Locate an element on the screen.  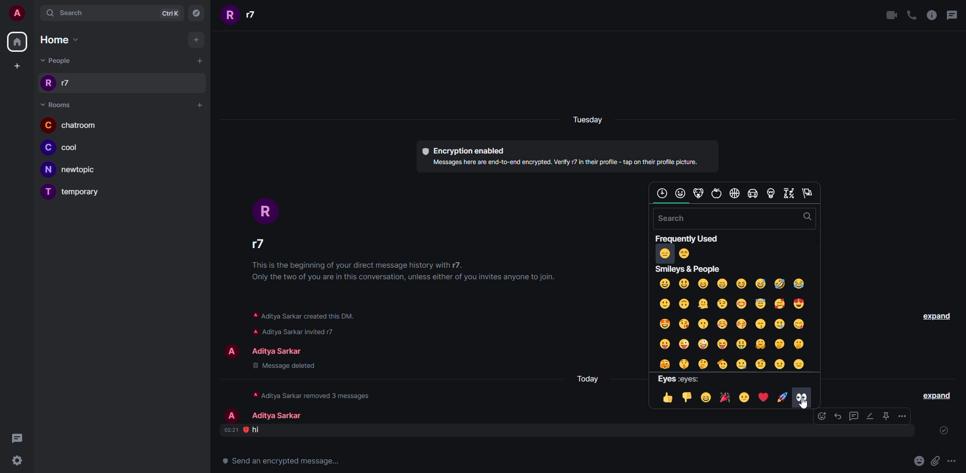
people is located at coordinates (56, 84).